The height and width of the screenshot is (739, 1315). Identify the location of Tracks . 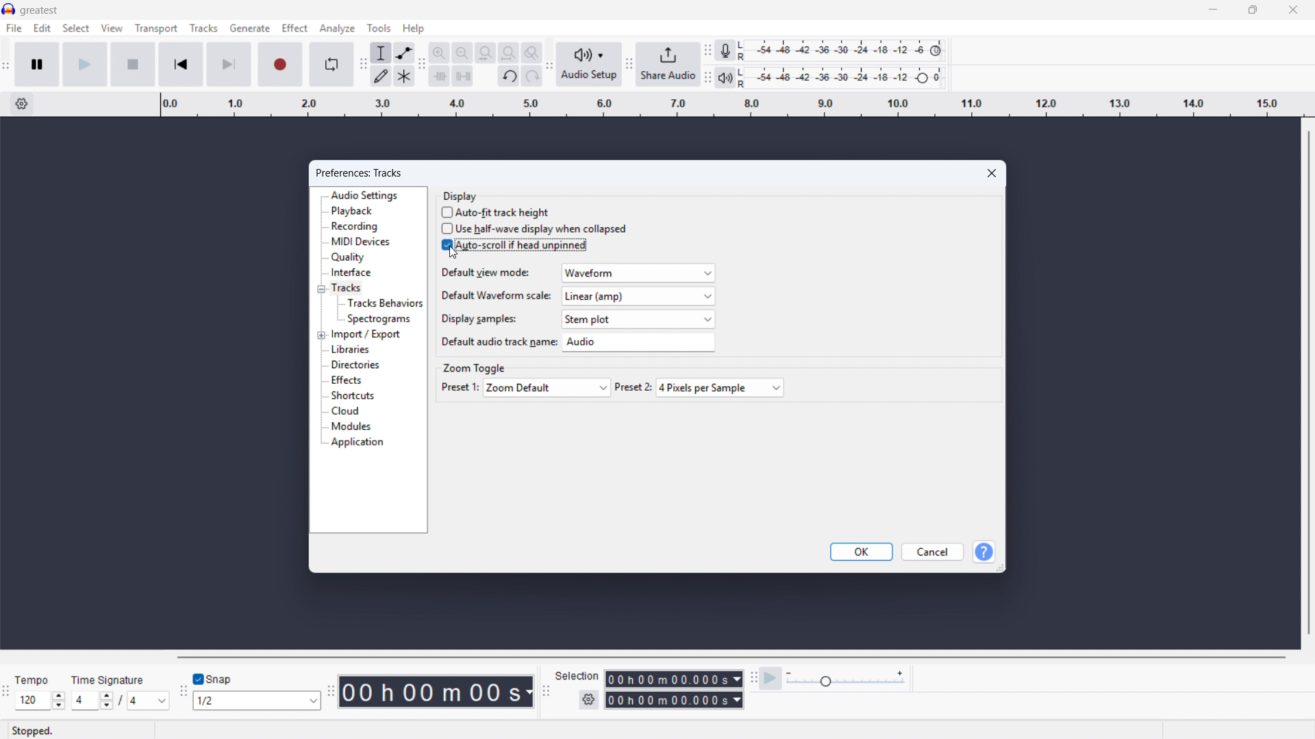
(347, 288).